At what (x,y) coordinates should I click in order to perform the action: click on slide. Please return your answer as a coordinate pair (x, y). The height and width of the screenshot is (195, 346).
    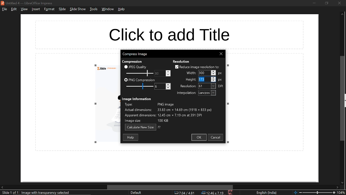
    Looking at the image, I should click on (62, 9).